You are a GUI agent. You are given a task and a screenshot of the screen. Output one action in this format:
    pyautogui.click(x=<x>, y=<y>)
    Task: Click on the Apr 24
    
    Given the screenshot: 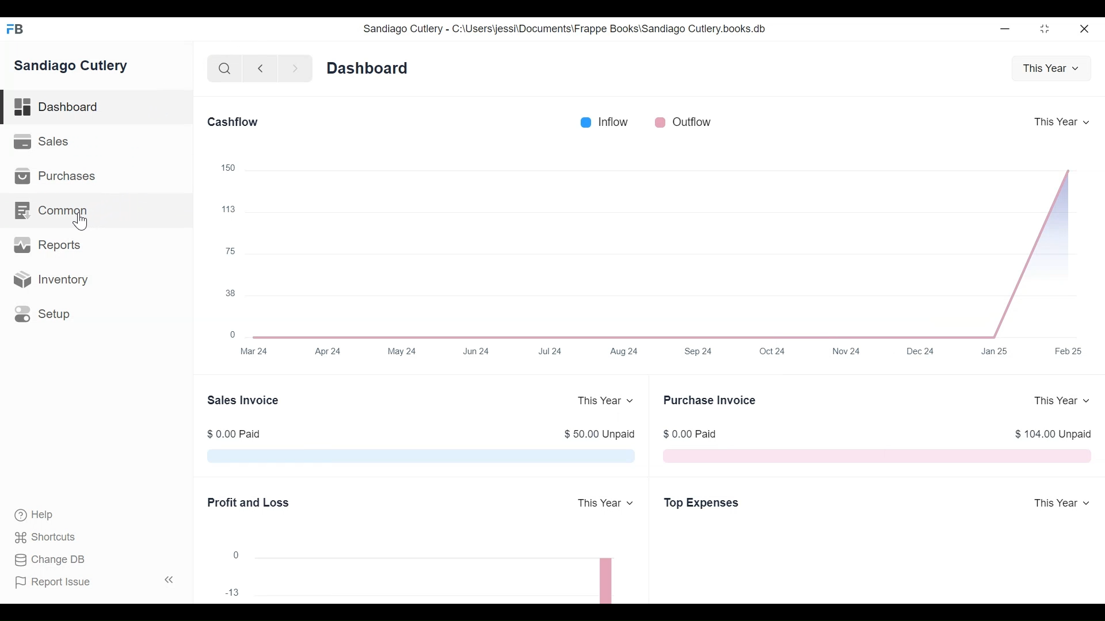 What is the action you would take?
    pyautogui.click(x=328, y=350)
    